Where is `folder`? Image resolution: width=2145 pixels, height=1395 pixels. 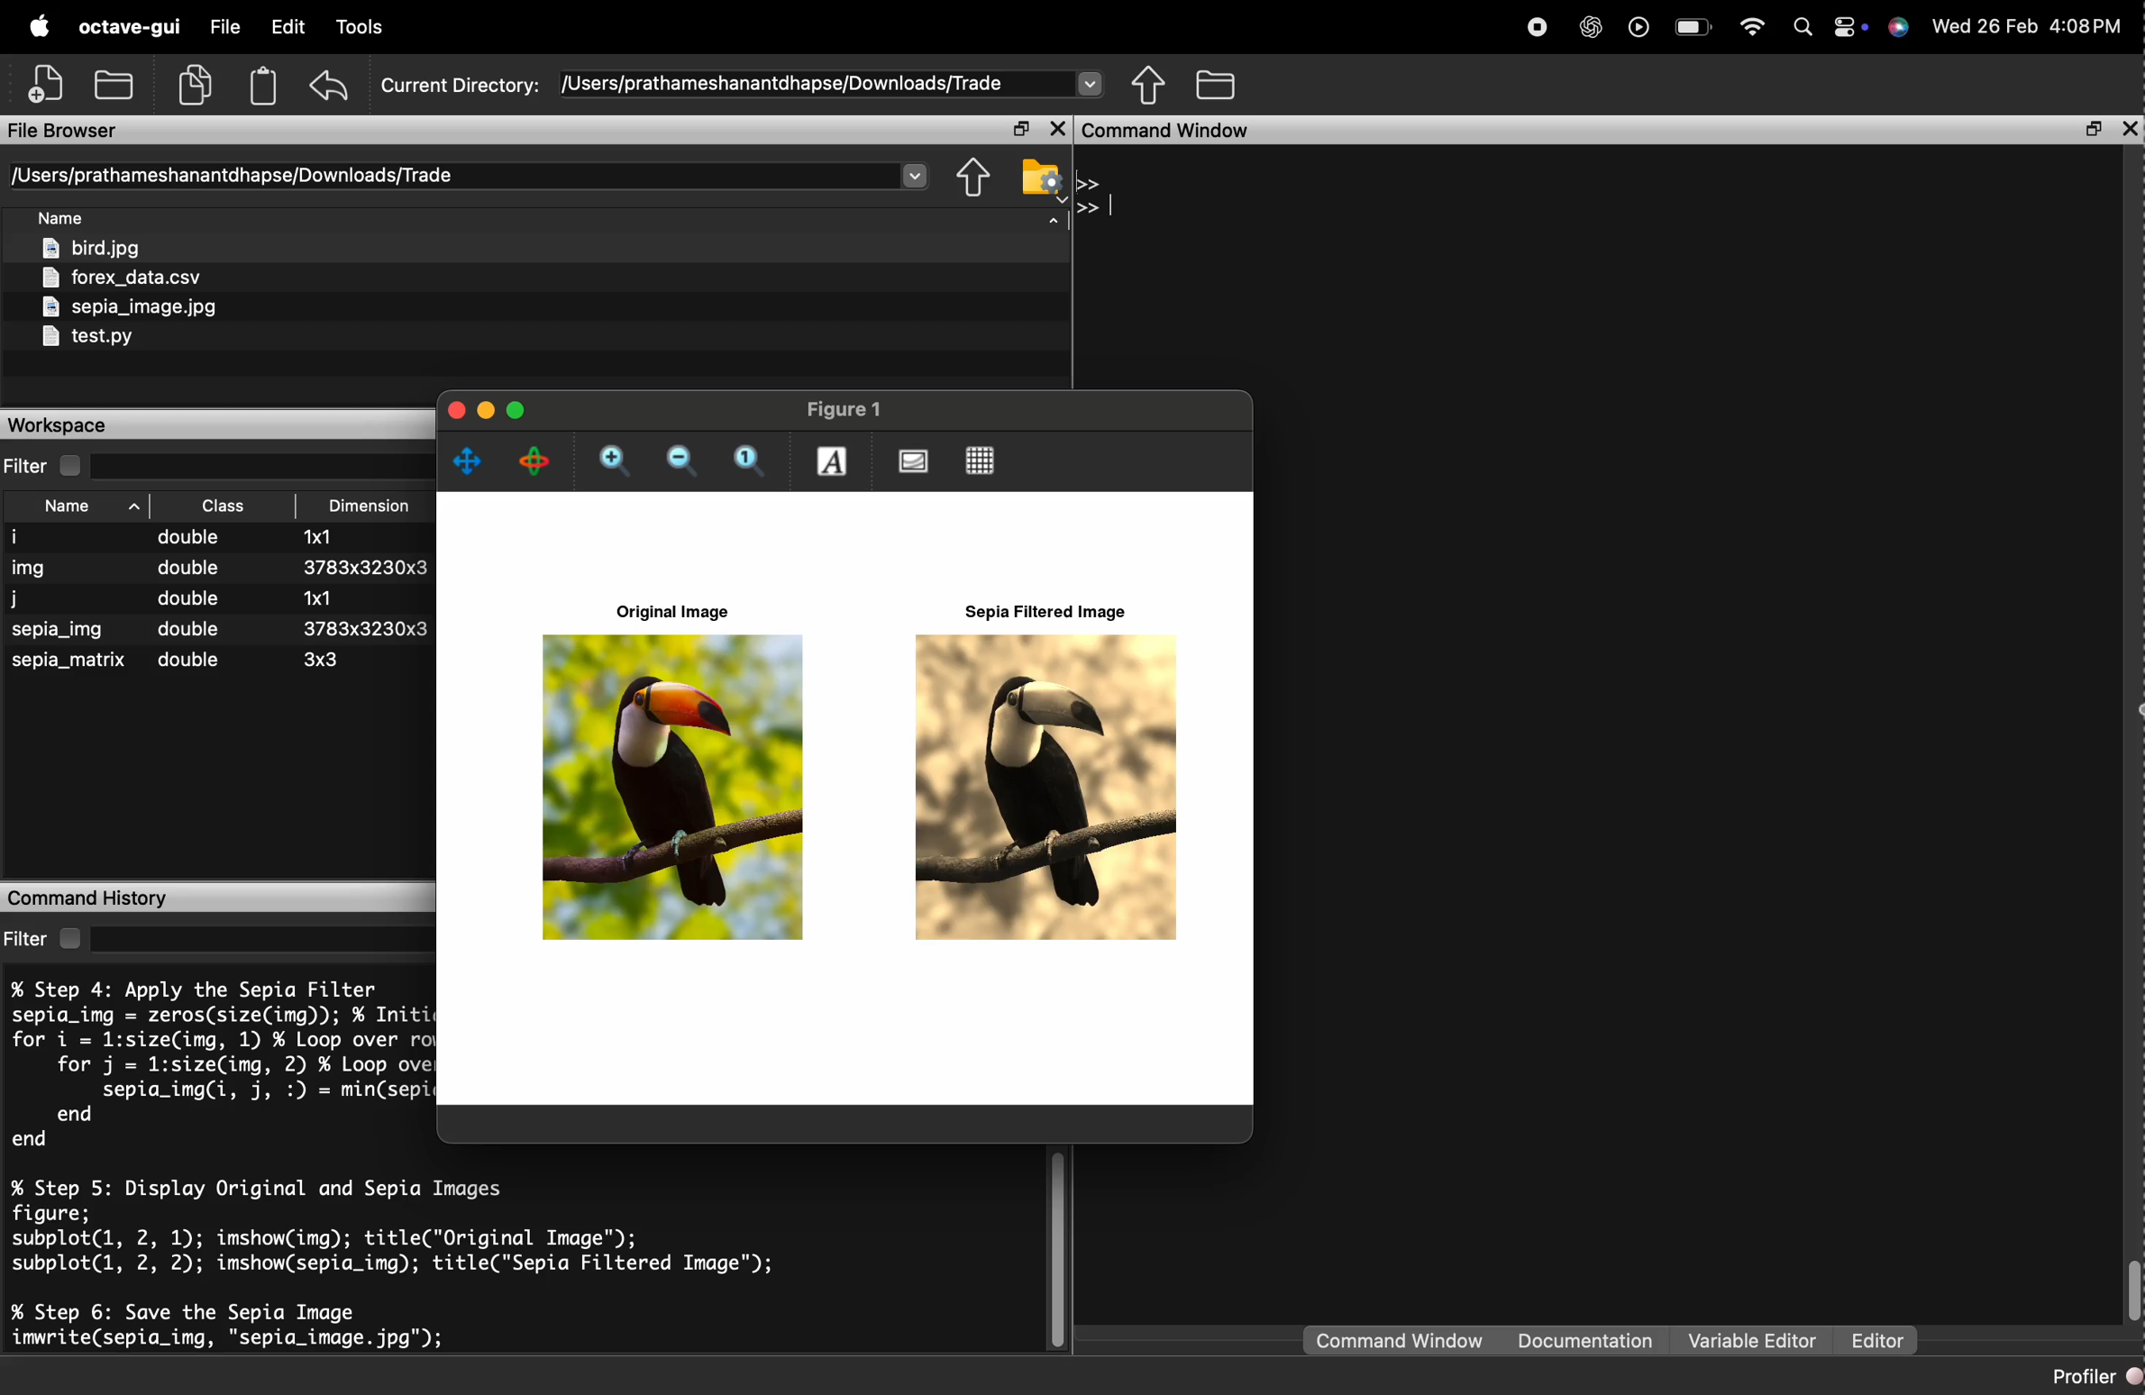
folder is located at coordinates (1215, 85).